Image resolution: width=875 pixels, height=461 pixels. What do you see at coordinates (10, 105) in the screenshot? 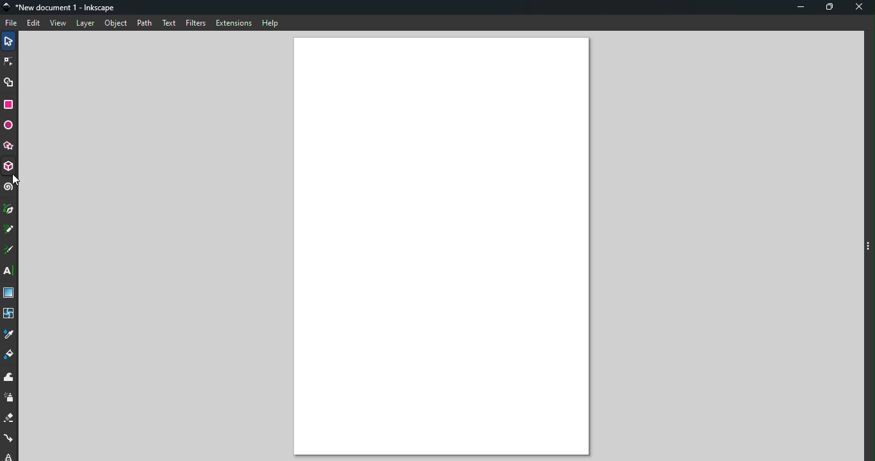
I see `Rectangle tool` at bounding box center [10, 105].